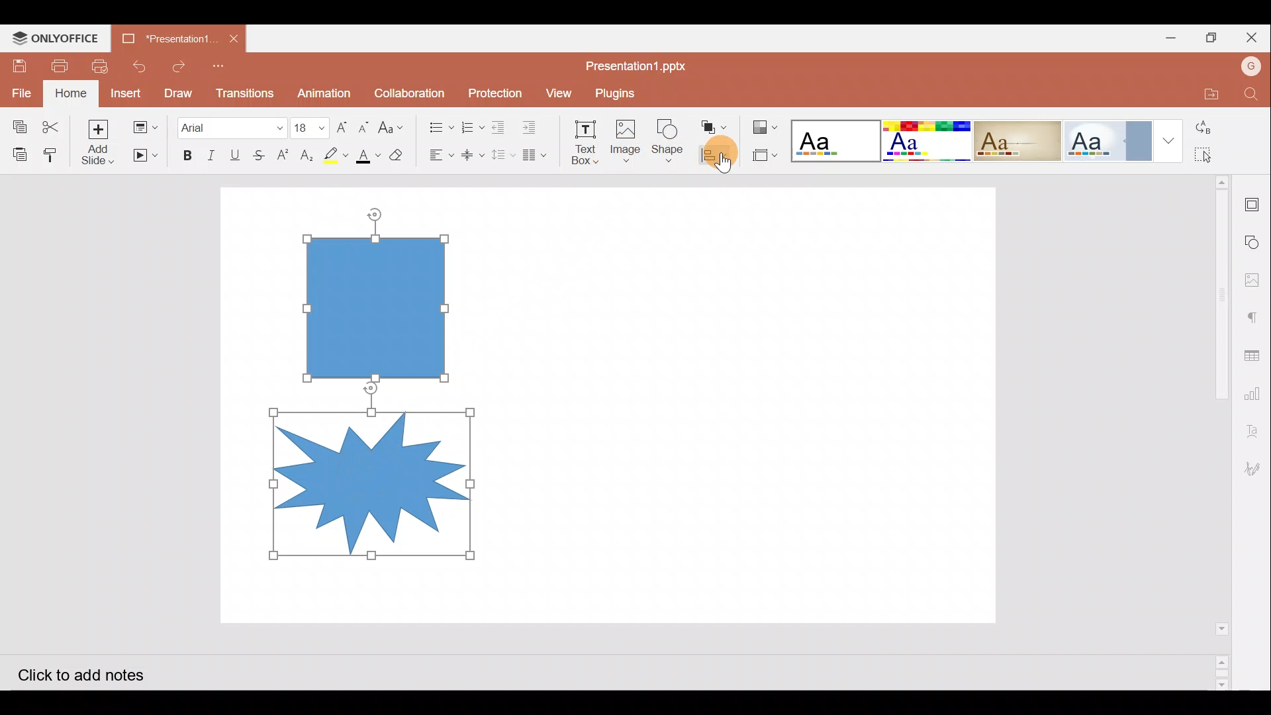 The height and width of the screenshot is (715, 1271). What do you see at coordinates (1213, 128) in the screenshot?
I see `Replace` at bounding box center [1213, 128].